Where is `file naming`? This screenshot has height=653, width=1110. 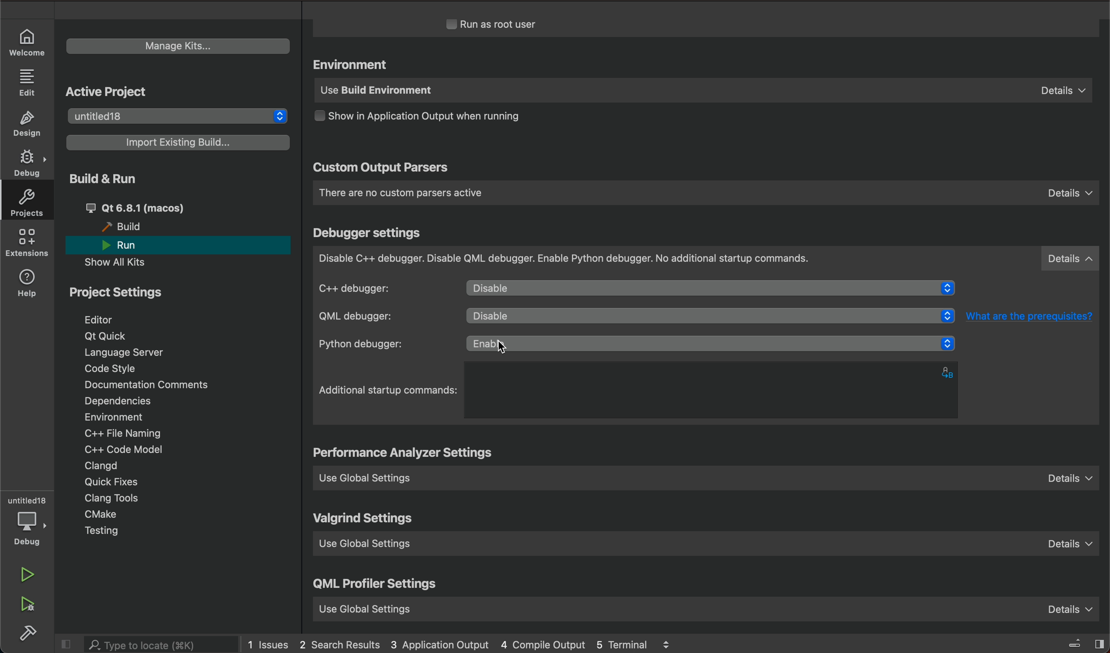
file naming is located at coordinates (128, 434).